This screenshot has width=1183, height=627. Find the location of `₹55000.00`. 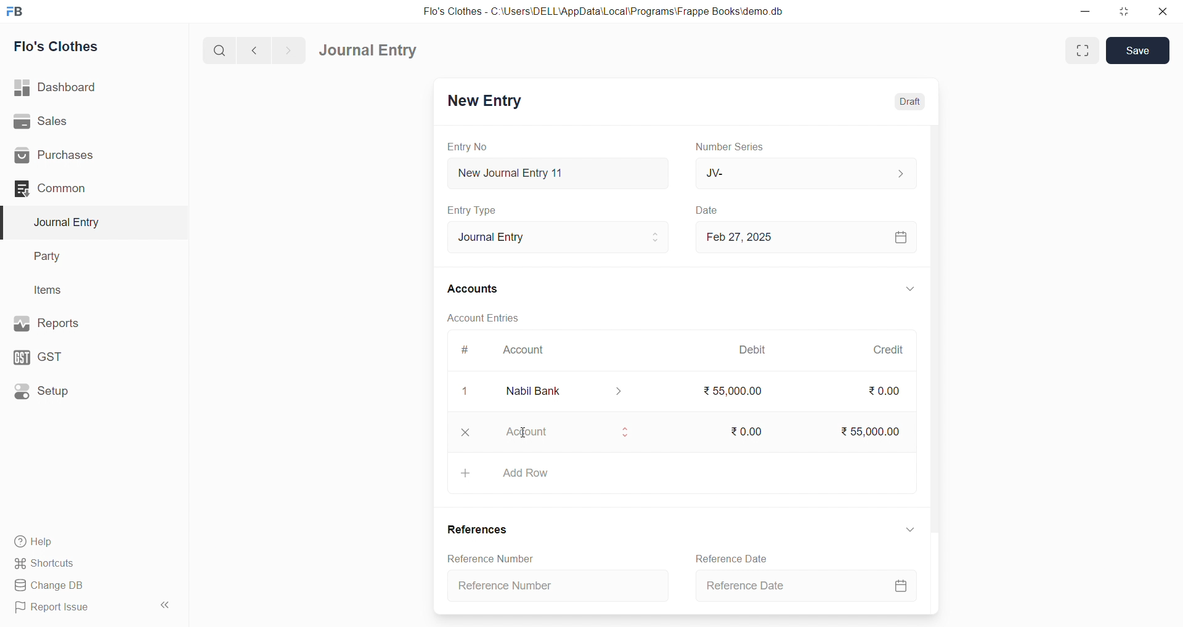

₹55000.00 is located at coordinates (736, 393).